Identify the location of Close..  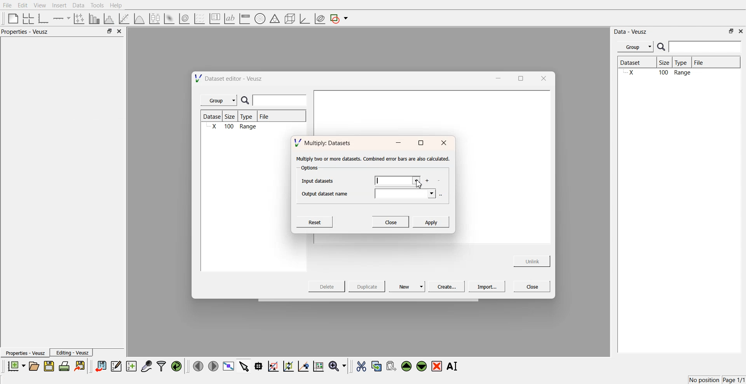
(391, 221).